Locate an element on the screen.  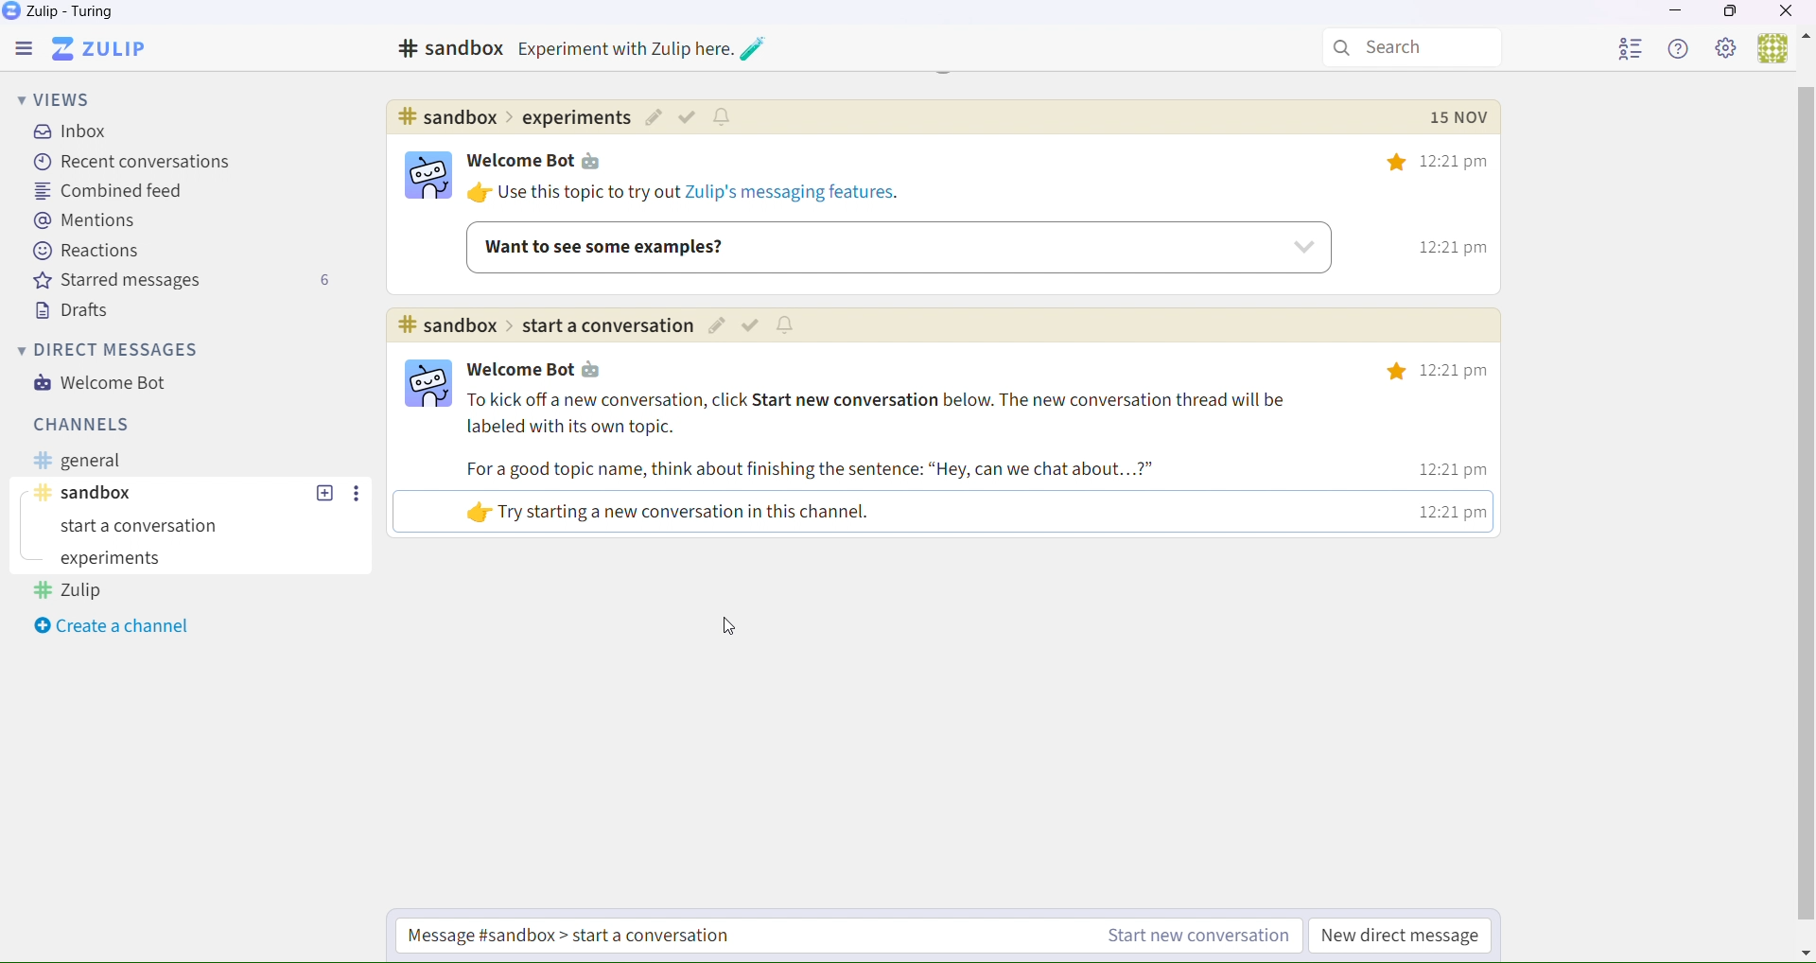
Zulip is located at coordinates (72, 594).